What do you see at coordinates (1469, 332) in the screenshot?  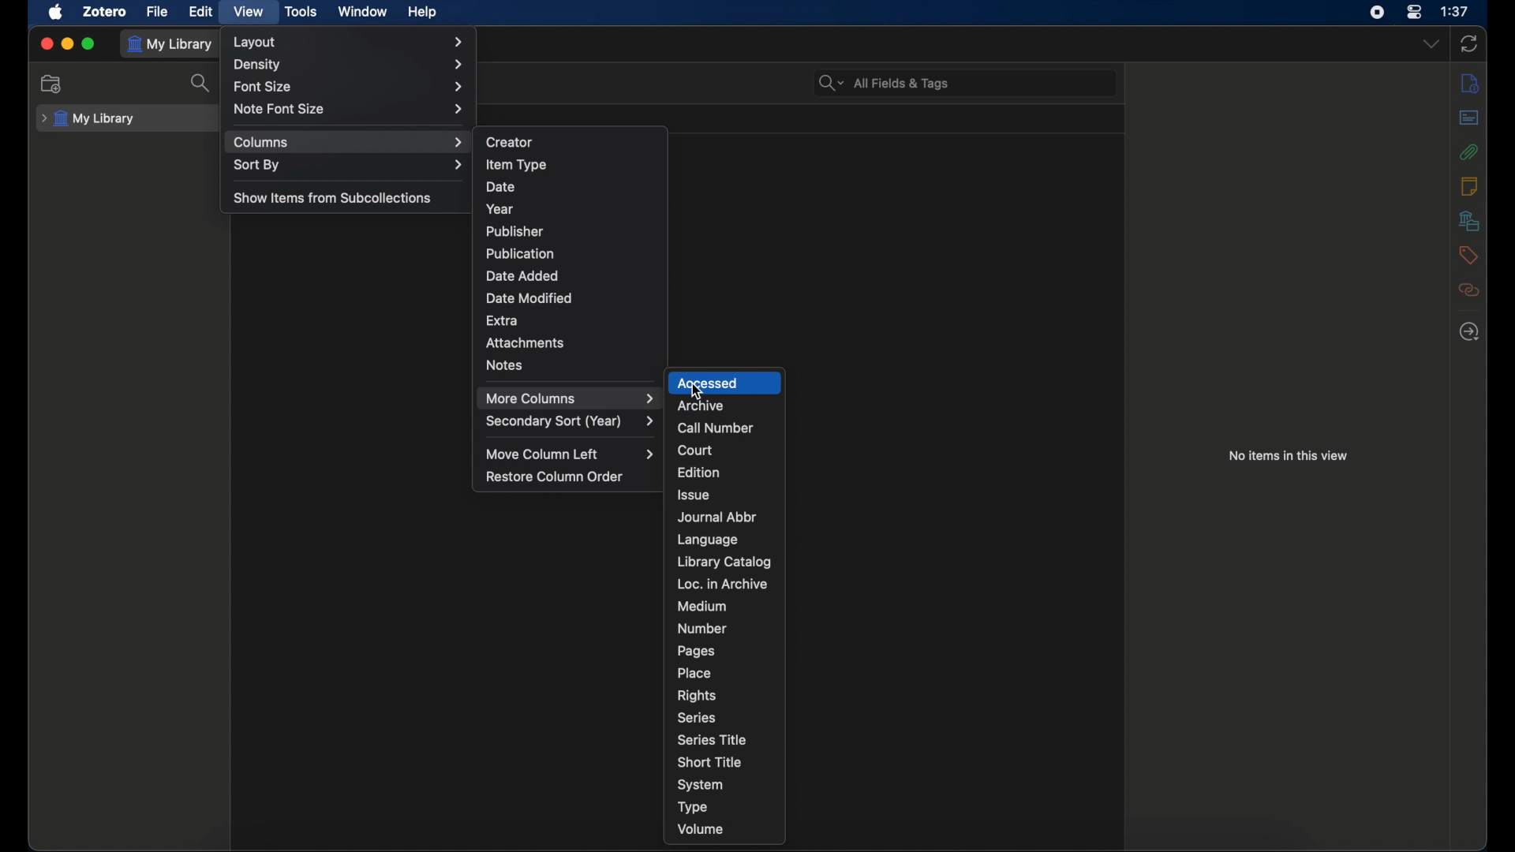 I see `locate` at bounding box center [1469, 332].